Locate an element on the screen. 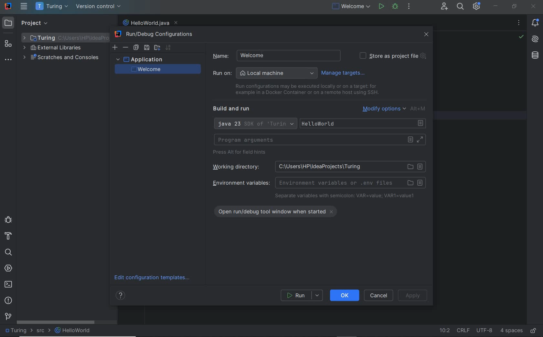 This screenshot has height=337, width=543. structure is located at coordinates (8, 44).